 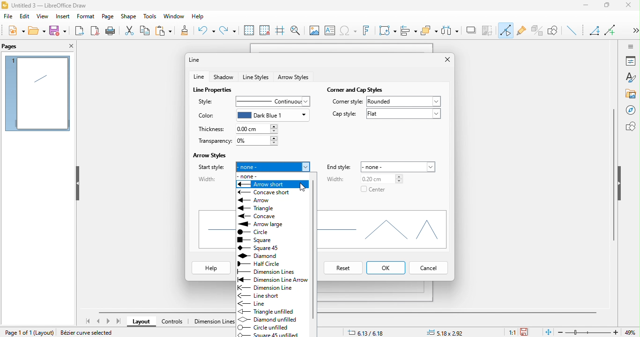 What do you see at coordinates (111, 31) in the screenshot?
I see `print` at bounding box center [111, 31].